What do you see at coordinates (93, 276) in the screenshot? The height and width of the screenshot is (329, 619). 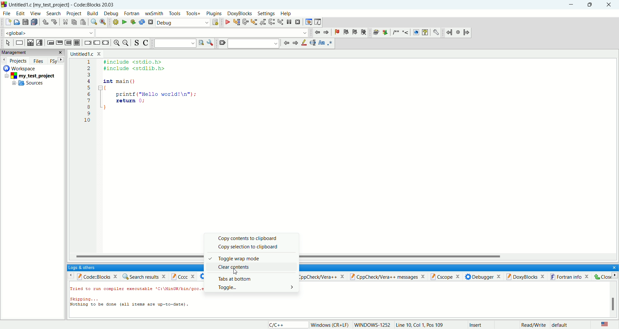 I see `Code:blocks` at bounding box center [93, 276].